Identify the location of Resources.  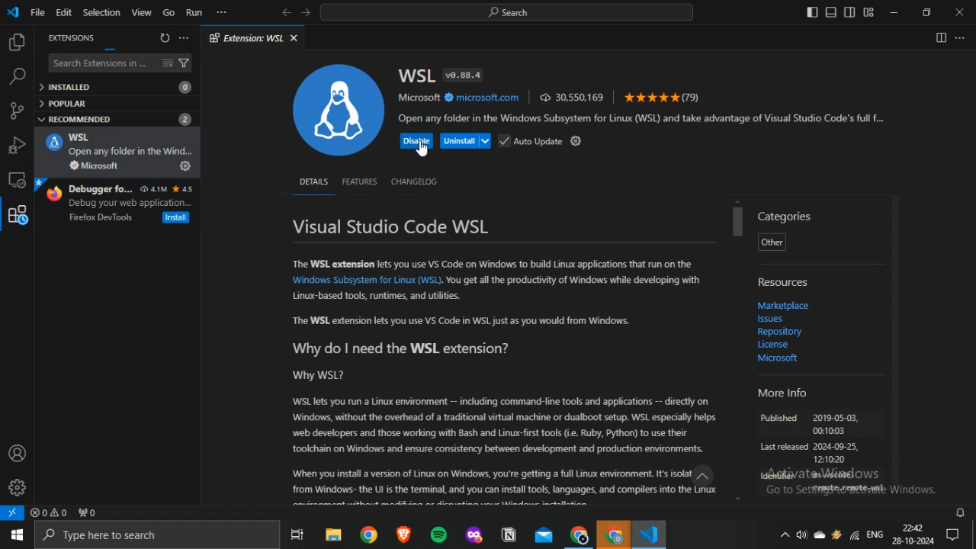
(785, 282).